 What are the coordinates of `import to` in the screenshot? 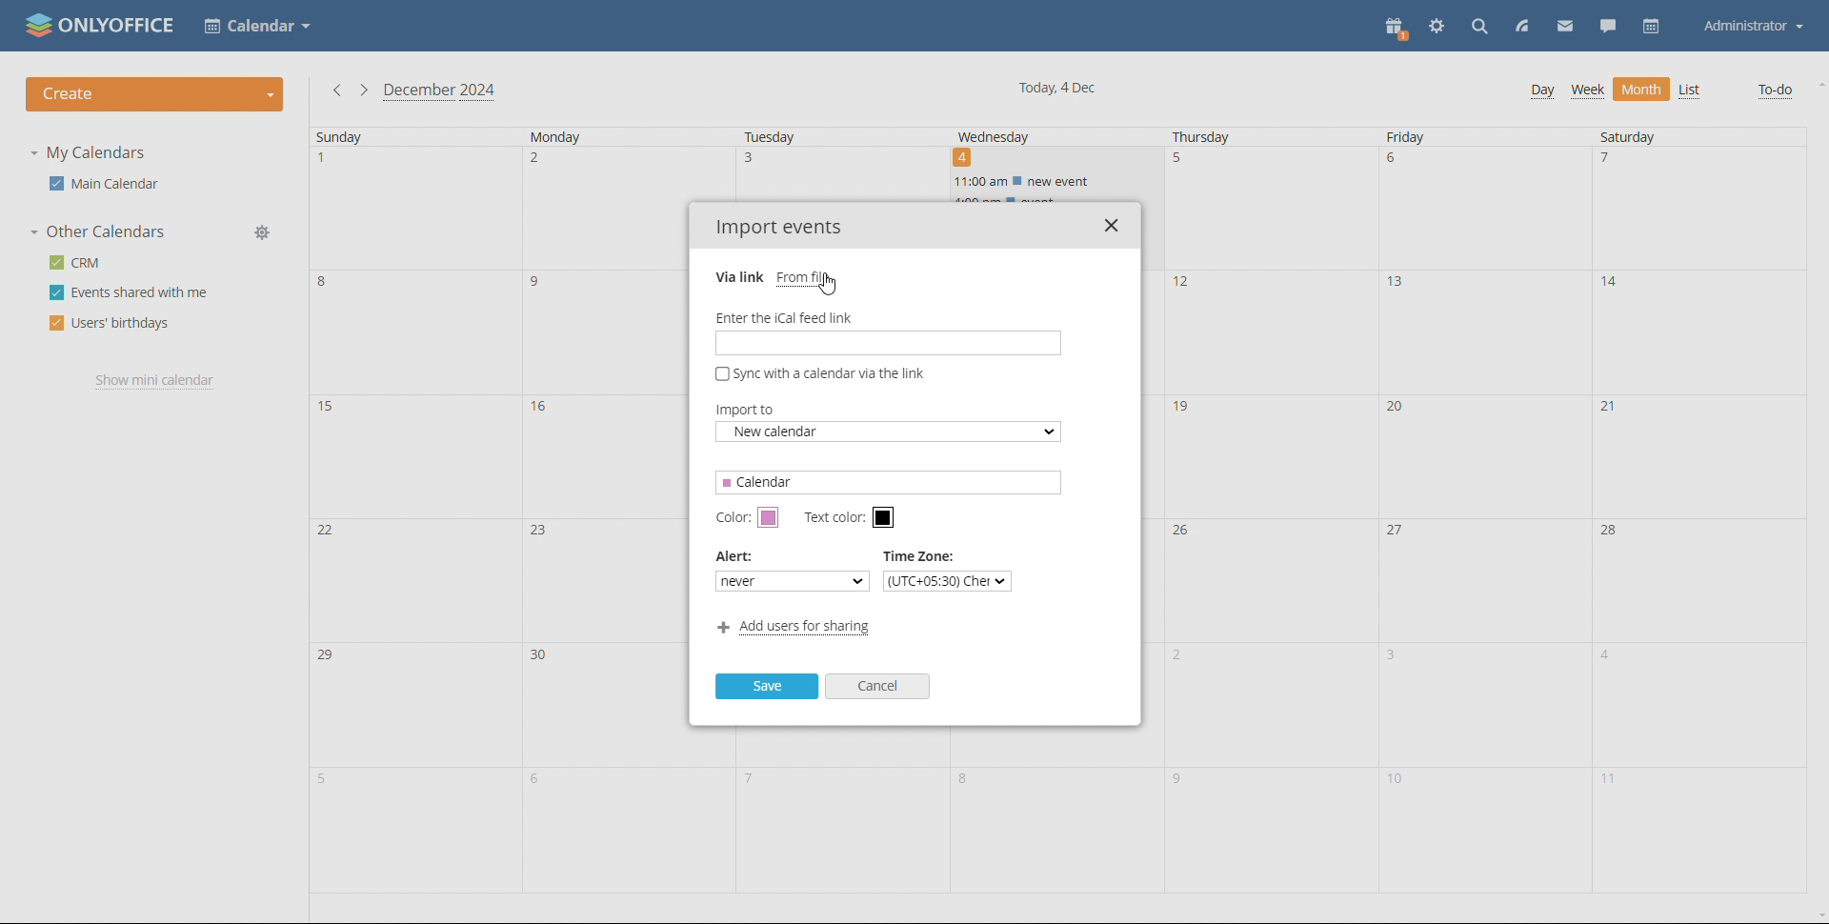 It's located at (890, 432).